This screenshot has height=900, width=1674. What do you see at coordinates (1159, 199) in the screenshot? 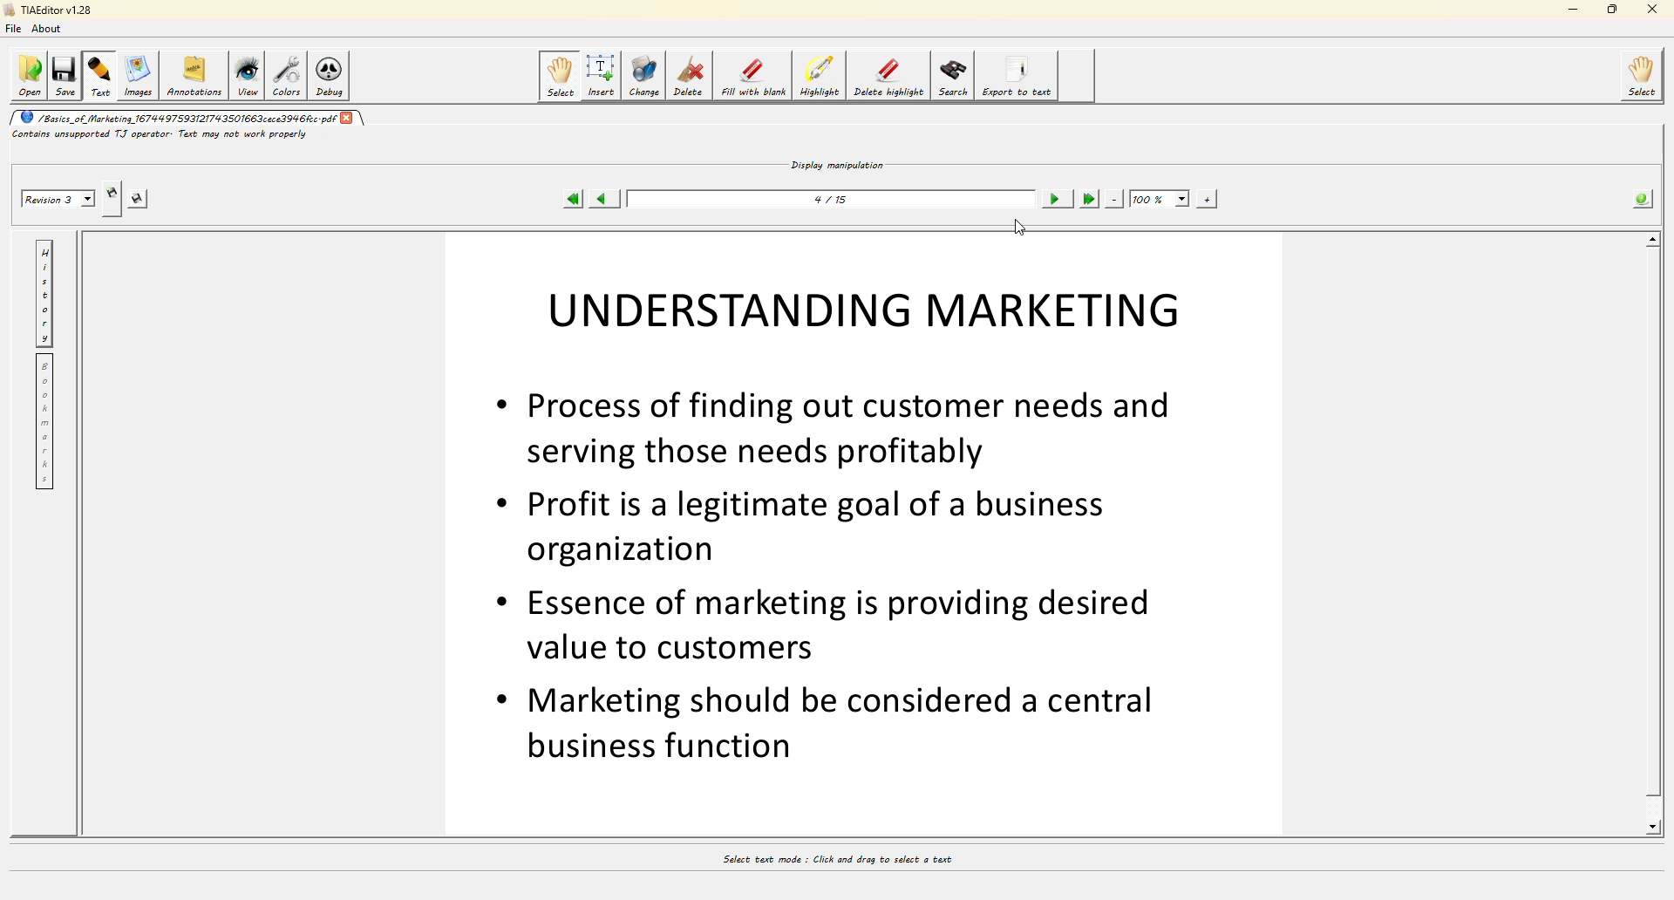
I see `150%` at bounding box center [1159, 199].